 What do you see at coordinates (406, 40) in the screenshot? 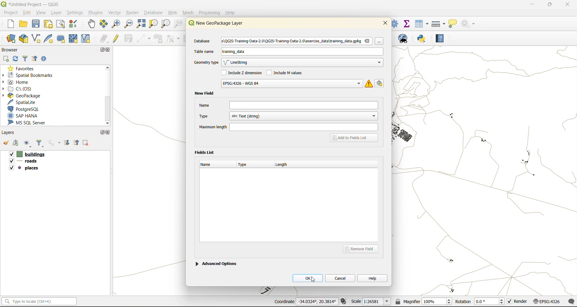
I see `metasearch` at bounding box center [406, 40].